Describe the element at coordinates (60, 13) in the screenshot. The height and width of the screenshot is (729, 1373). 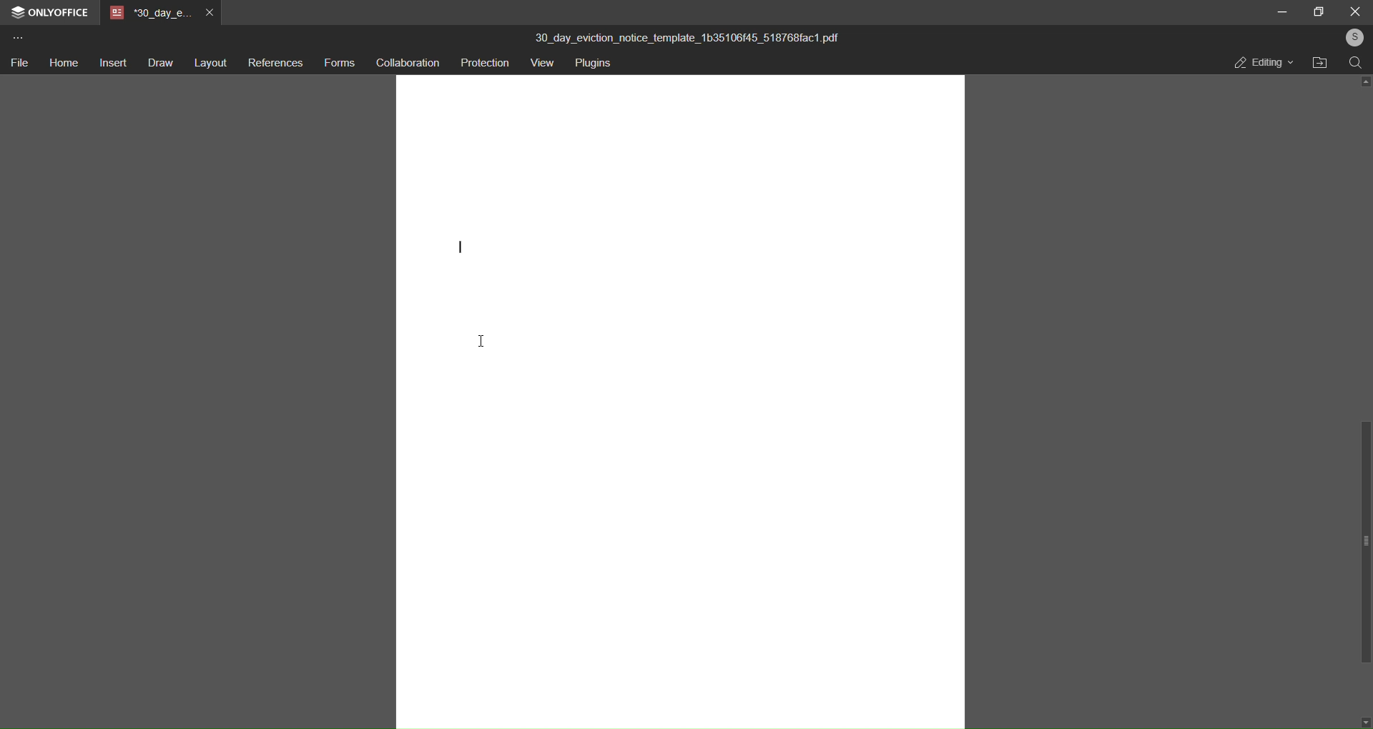
I see `onlyoffice` at that location.